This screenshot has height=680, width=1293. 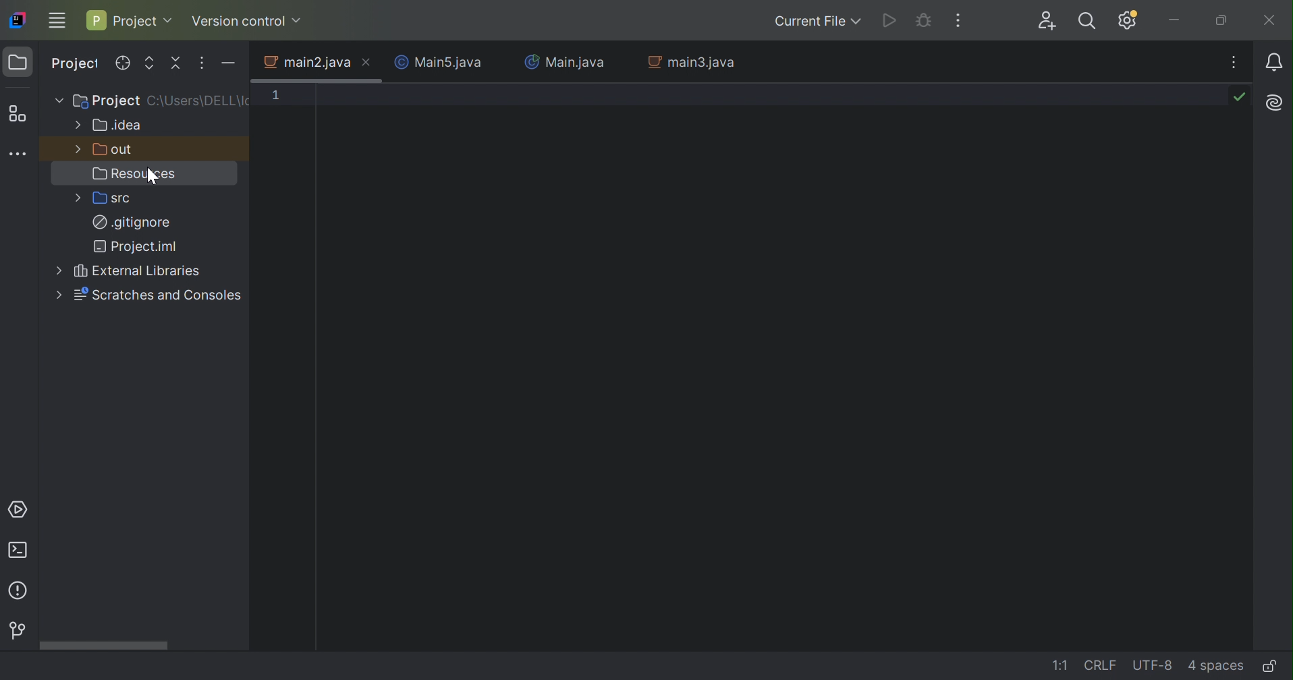 I want to click on Options, so click(x=199, y=63).